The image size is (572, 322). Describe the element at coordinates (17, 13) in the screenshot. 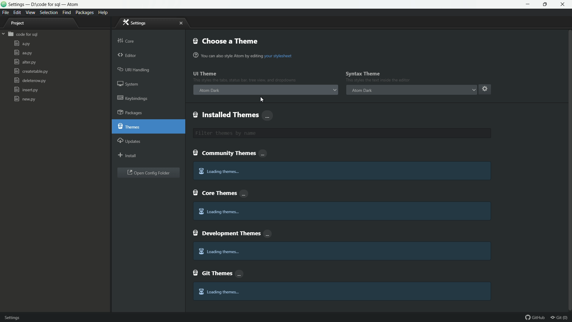

I see `edit menu` at that location.